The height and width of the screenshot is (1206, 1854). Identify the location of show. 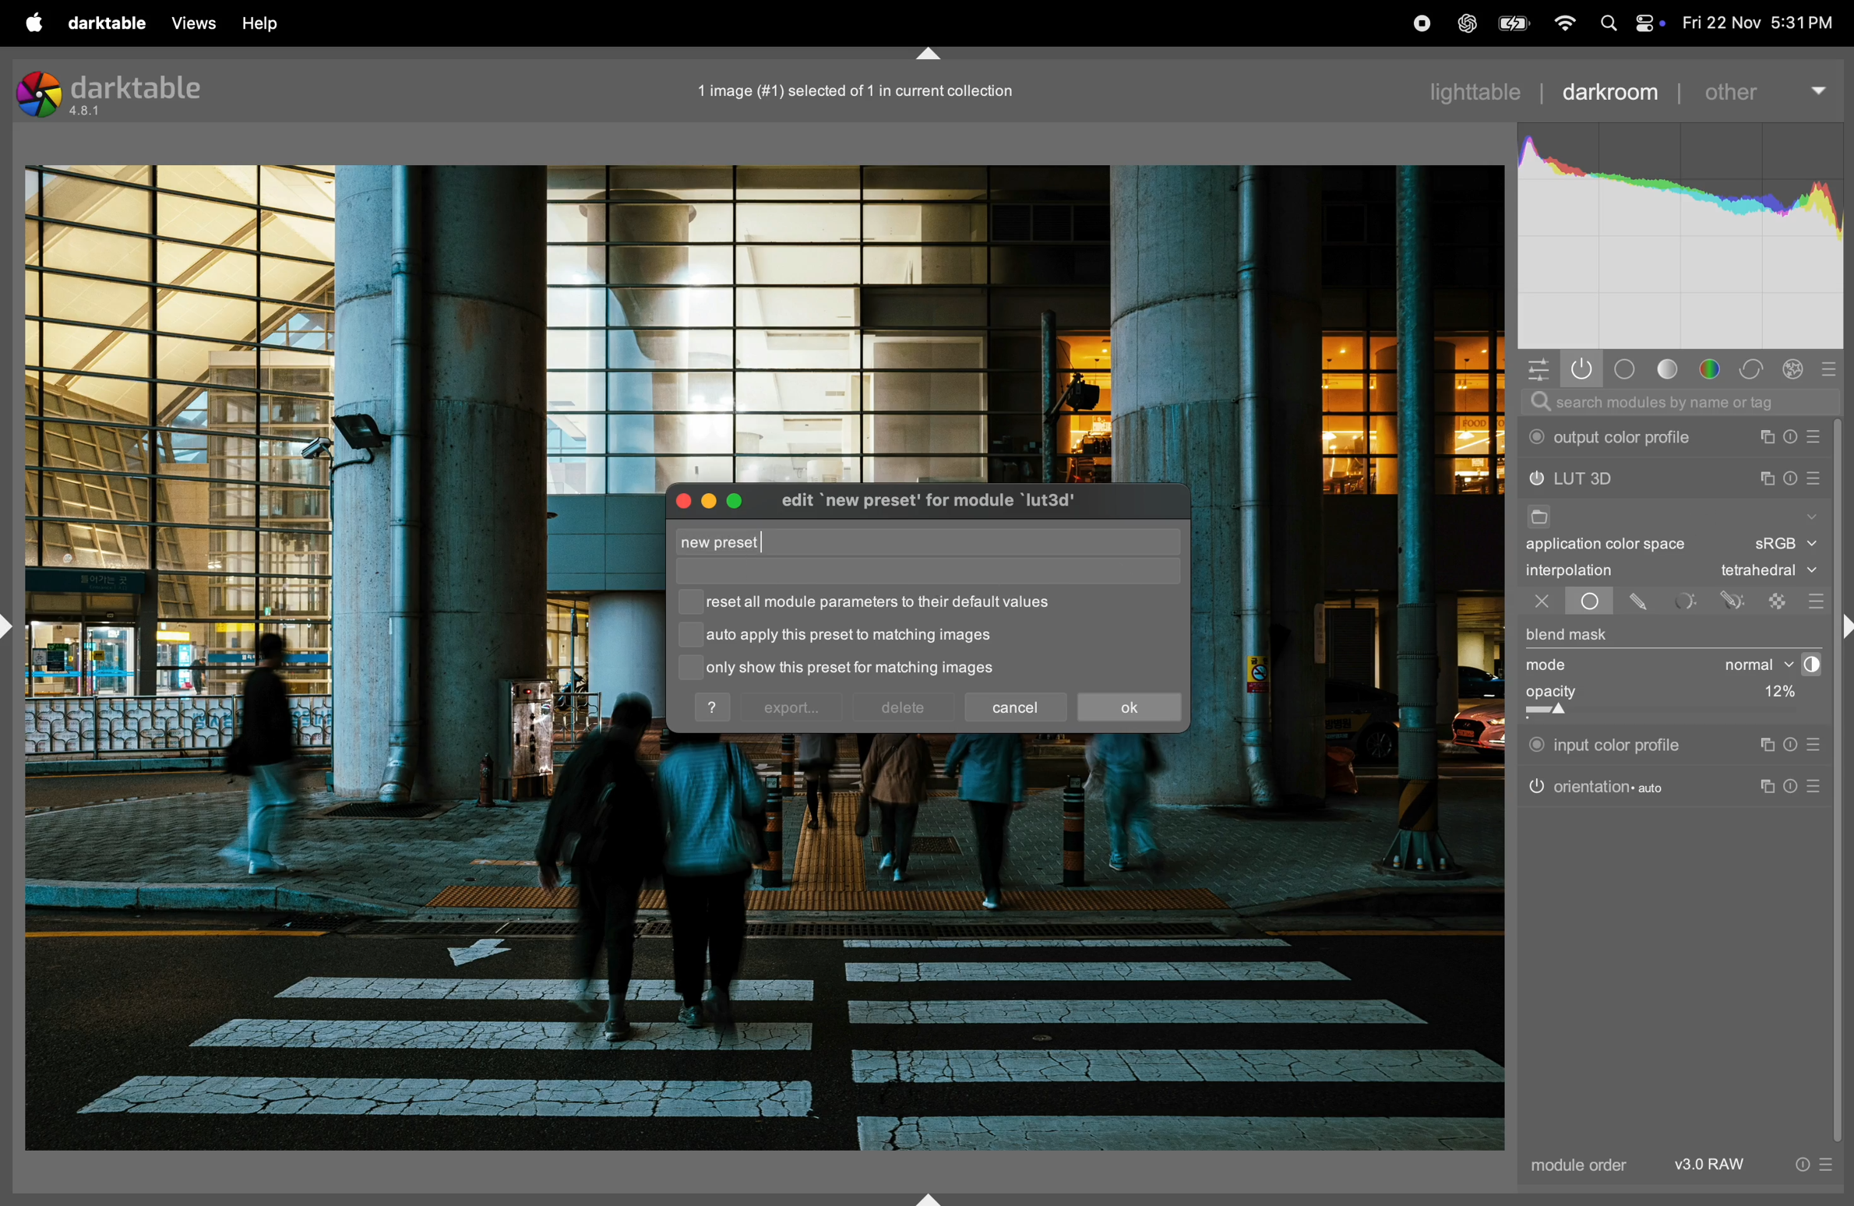
(1810, 513).